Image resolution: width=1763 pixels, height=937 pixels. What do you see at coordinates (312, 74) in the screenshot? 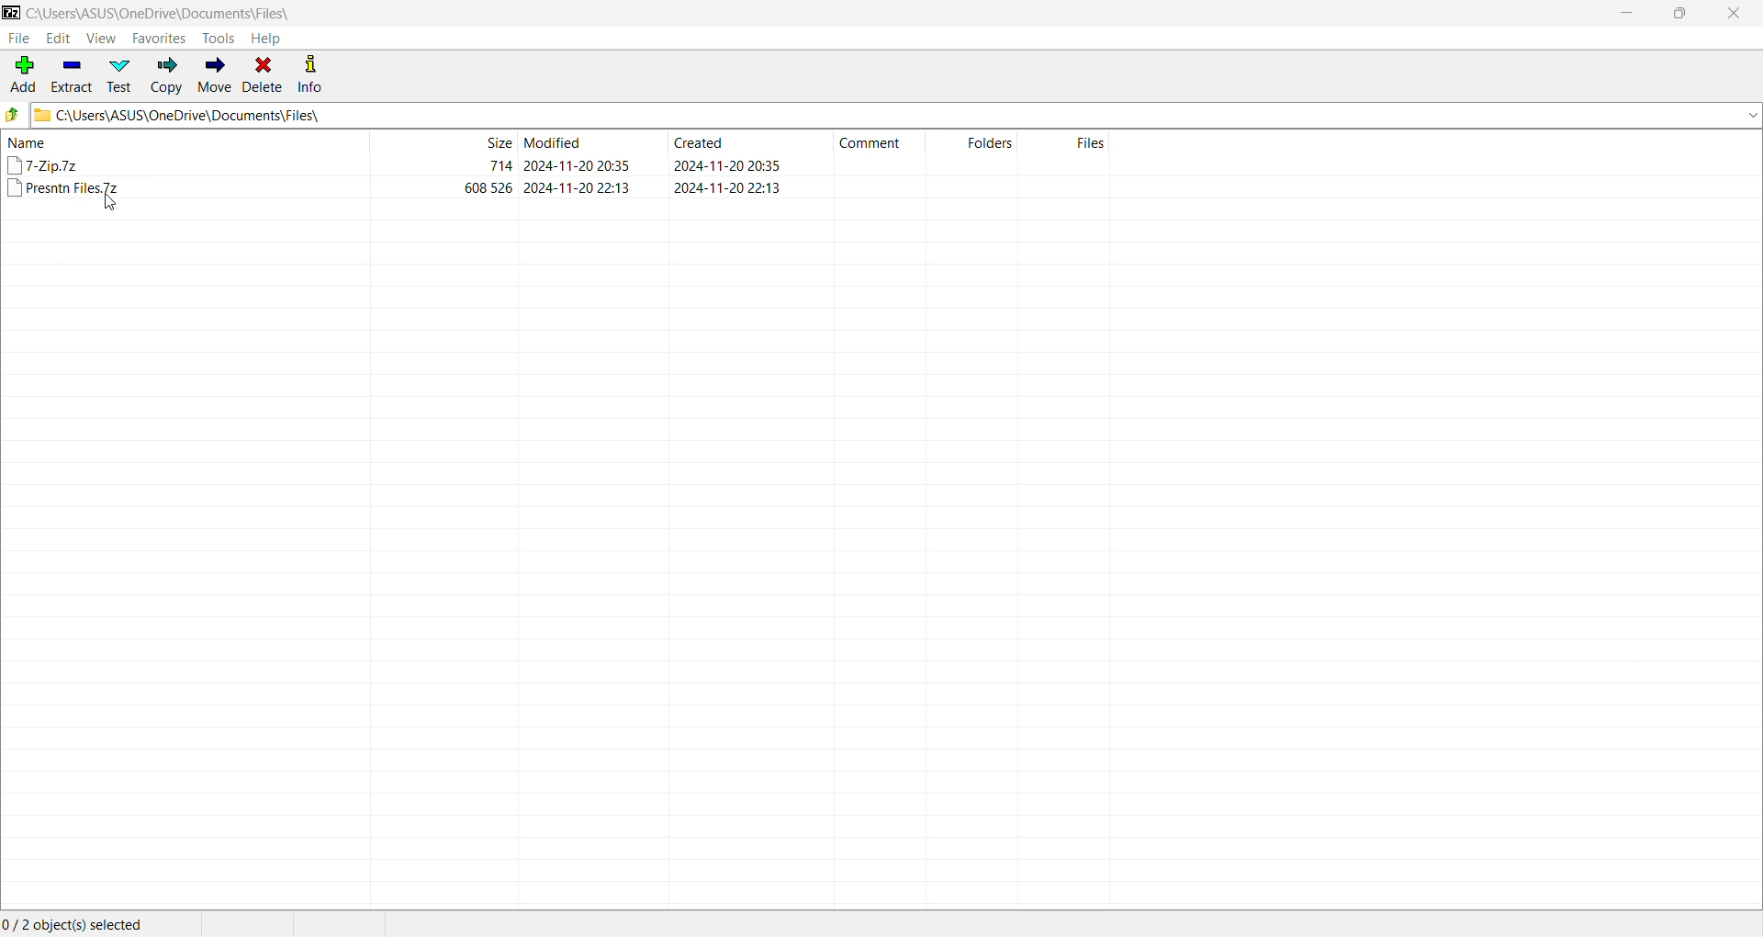
I see `Info` at bounding box center [312, 74].